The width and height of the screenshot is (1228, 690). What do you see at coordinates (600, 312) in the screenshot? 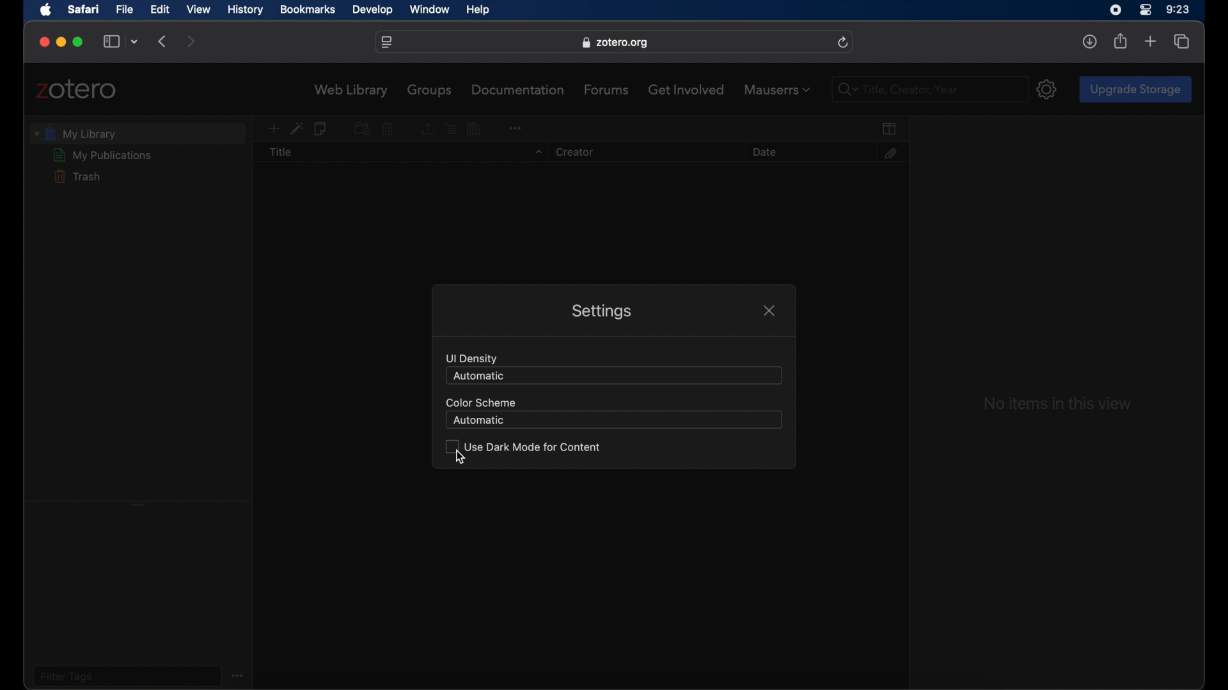
I see `settings` at bounding box center [600, 312].